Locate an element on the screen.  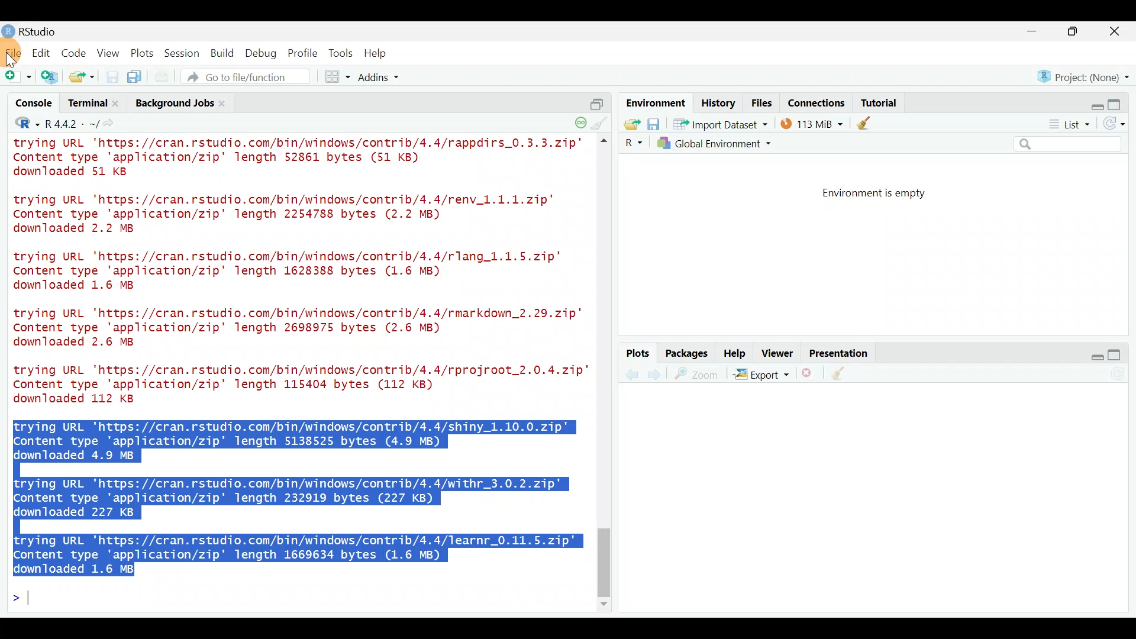
Line cursor is located at coordinates (21, 600).